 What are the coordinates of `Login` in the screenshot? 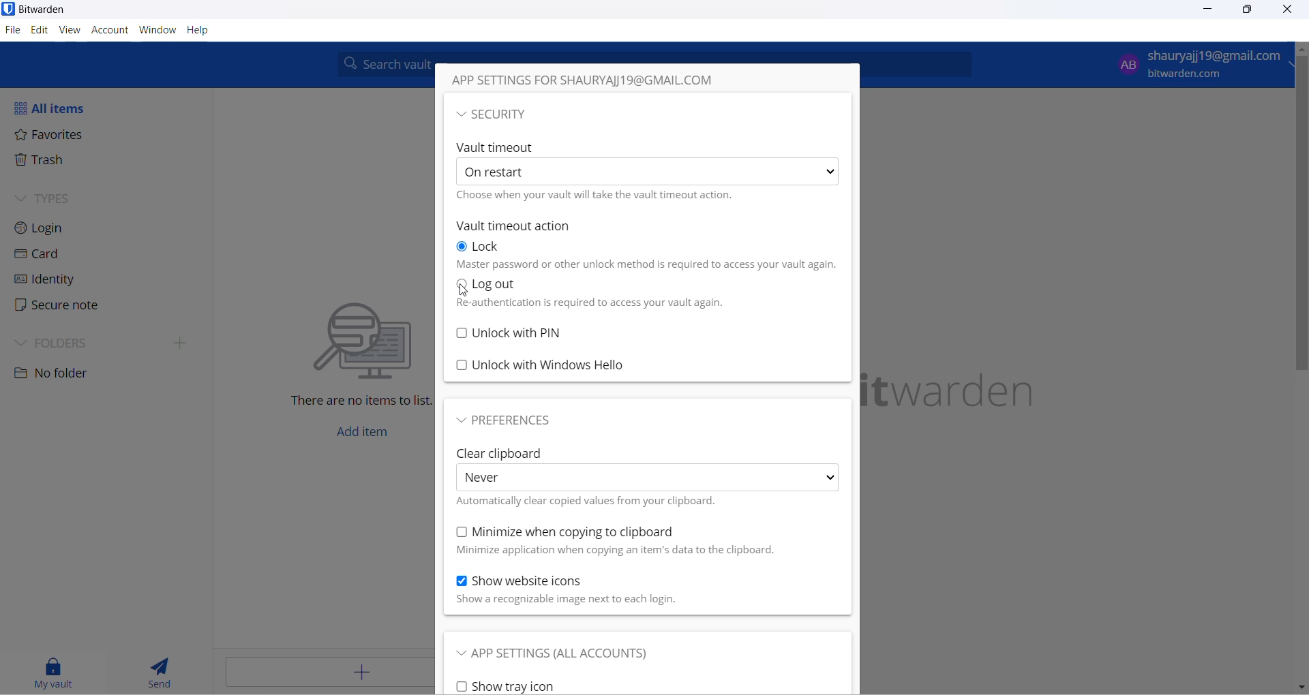 It's located at (55, 228).